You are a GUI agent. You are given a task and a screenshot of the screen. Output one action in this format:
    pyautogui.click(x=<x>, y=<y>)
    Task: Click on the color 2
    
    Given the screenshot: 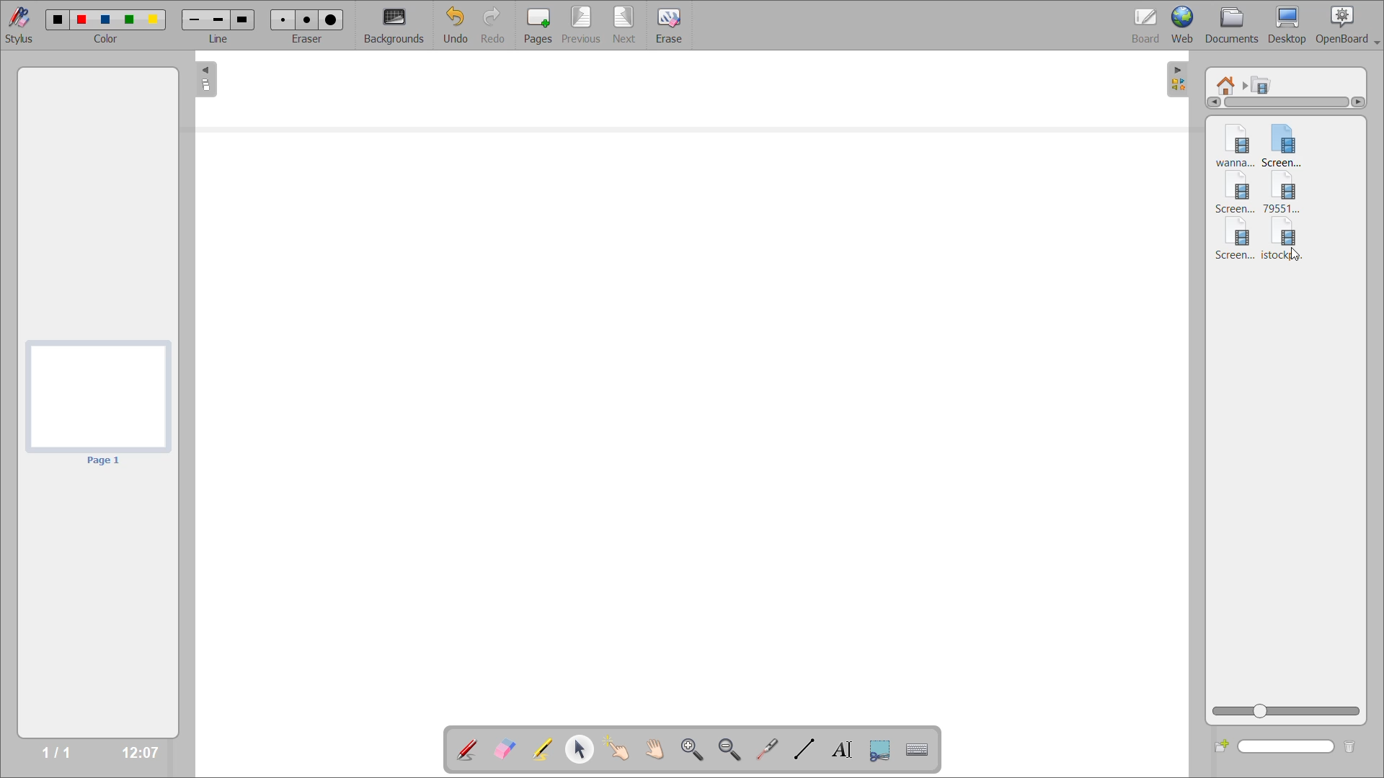 What is the action you would take?
    pyautogui.click(x=82, y=19)
    